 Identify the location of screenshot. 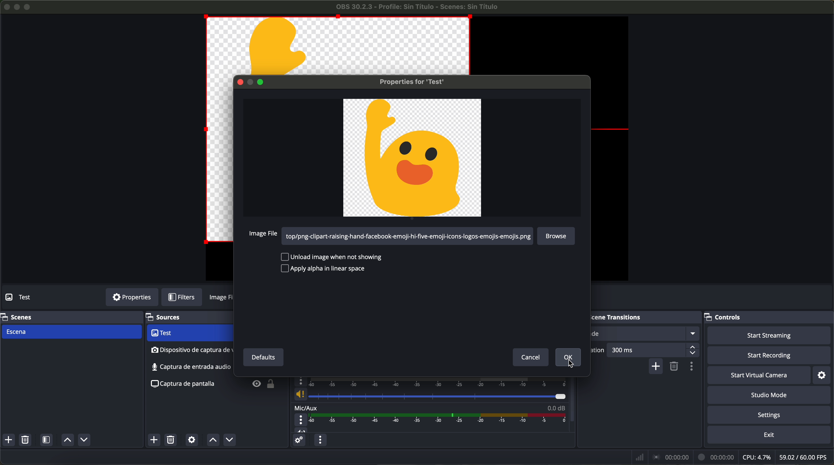
(181, 384).